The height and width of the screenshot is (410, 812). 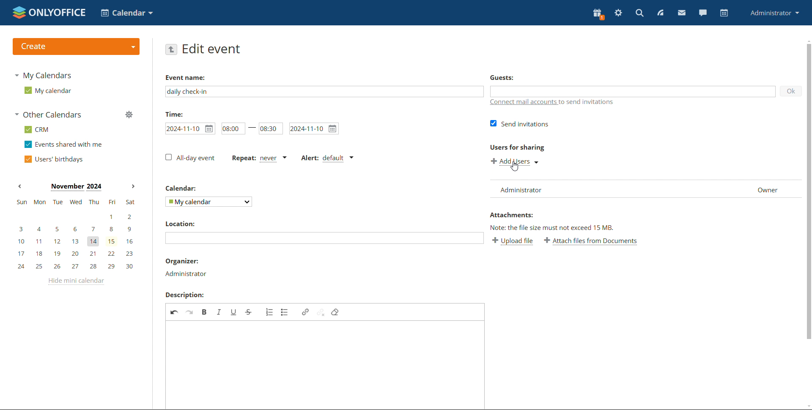 I want to click on select application, so click(x=127, y=13).